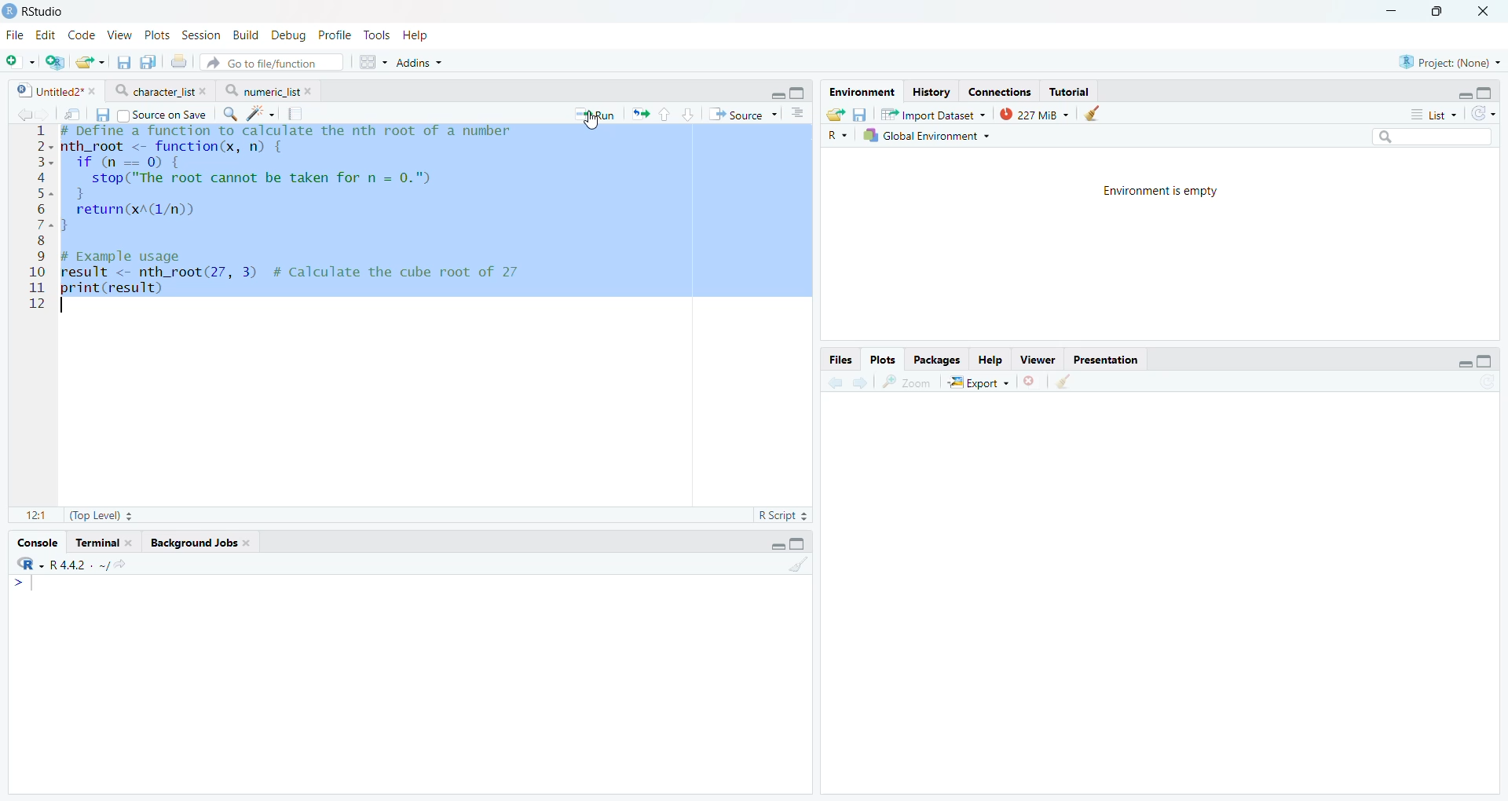 The width and height of the screenshot is (1508, 801). I want to click on character list, so click(160, 90).